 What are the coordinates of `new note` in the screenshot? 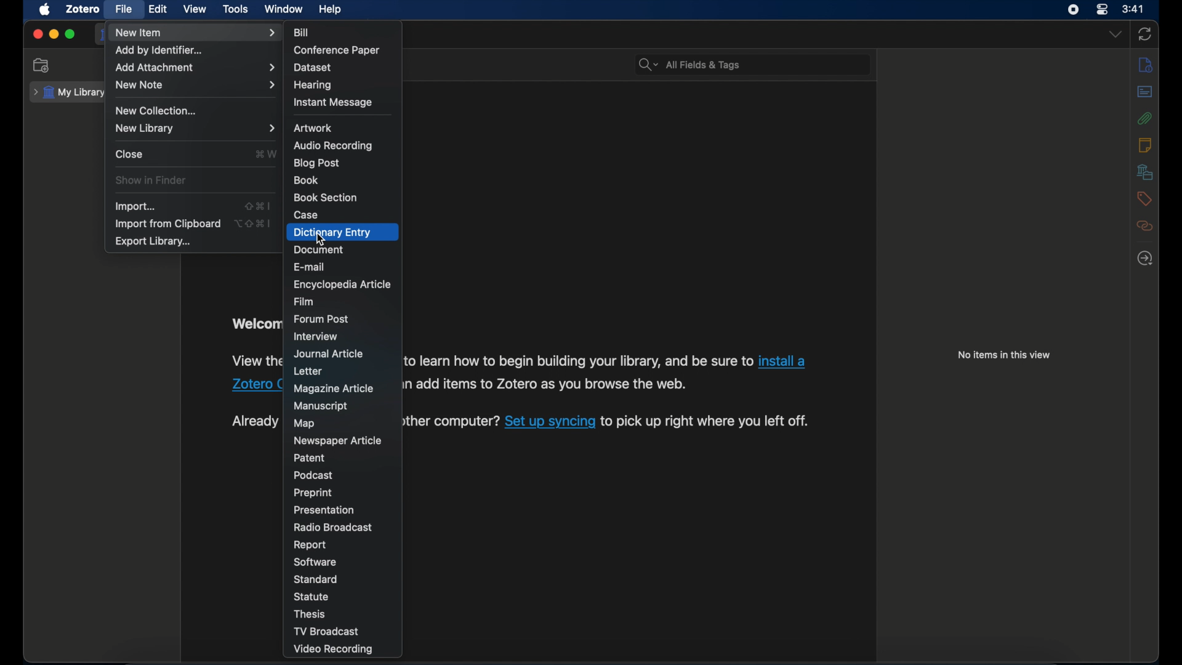 It's located at (196, 85).